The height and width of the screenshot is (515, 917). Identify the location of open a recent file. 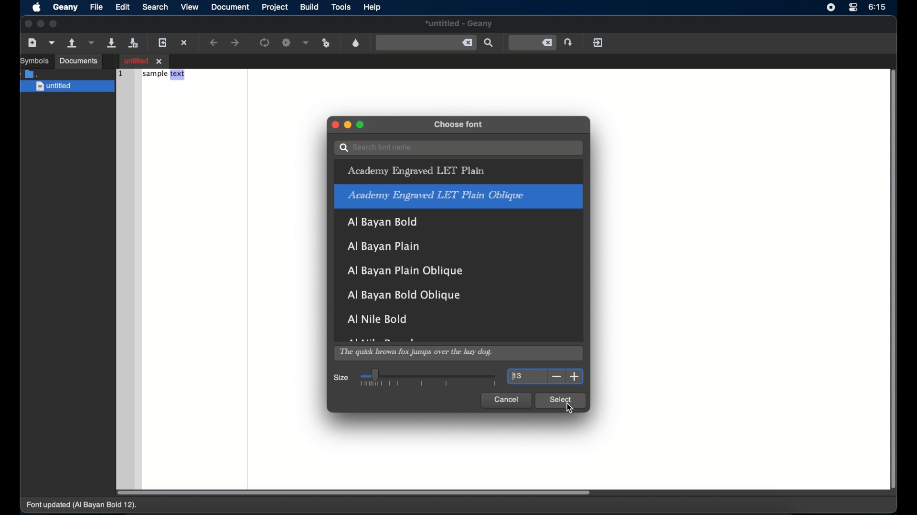
(92, 42).